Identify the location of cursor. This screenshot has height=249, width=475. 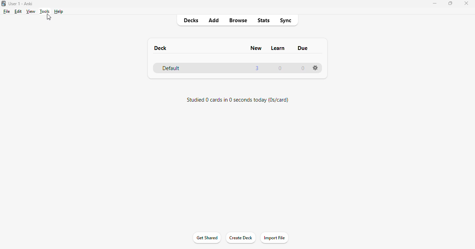
(49, 17).